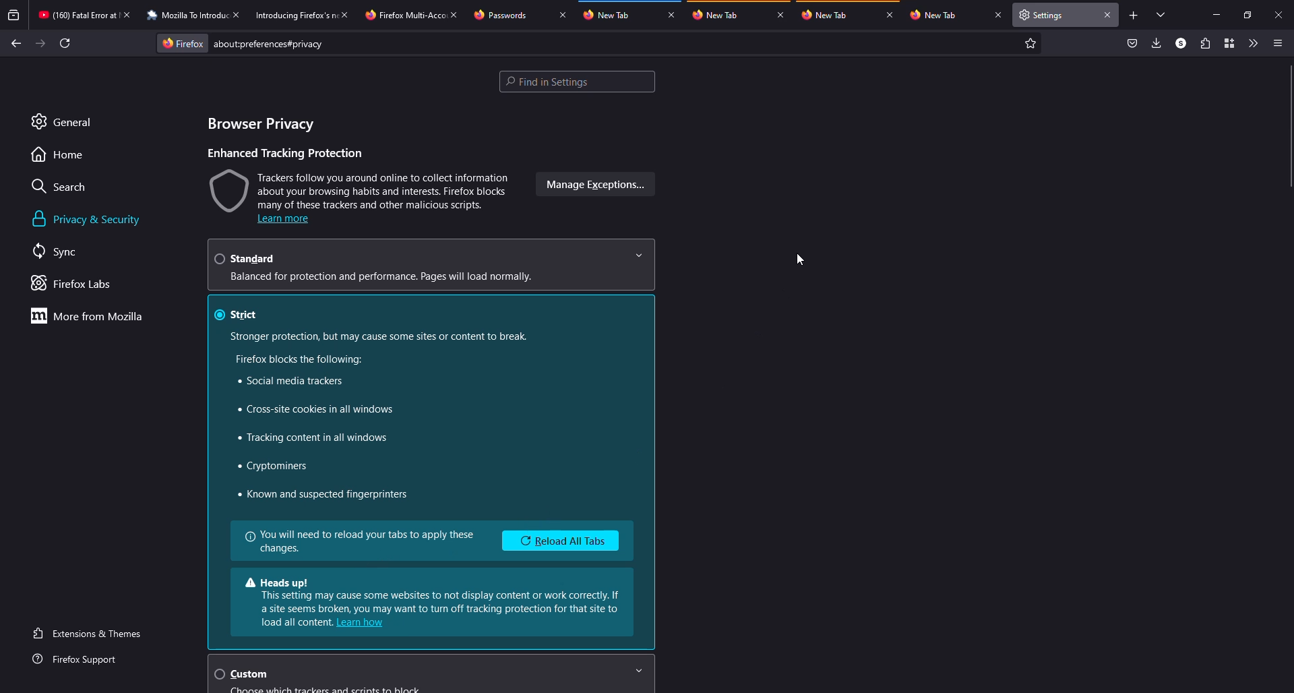 The width and height of the screenshot is (1294, 693). I want to click on enhanced protection, so click(285, 152).